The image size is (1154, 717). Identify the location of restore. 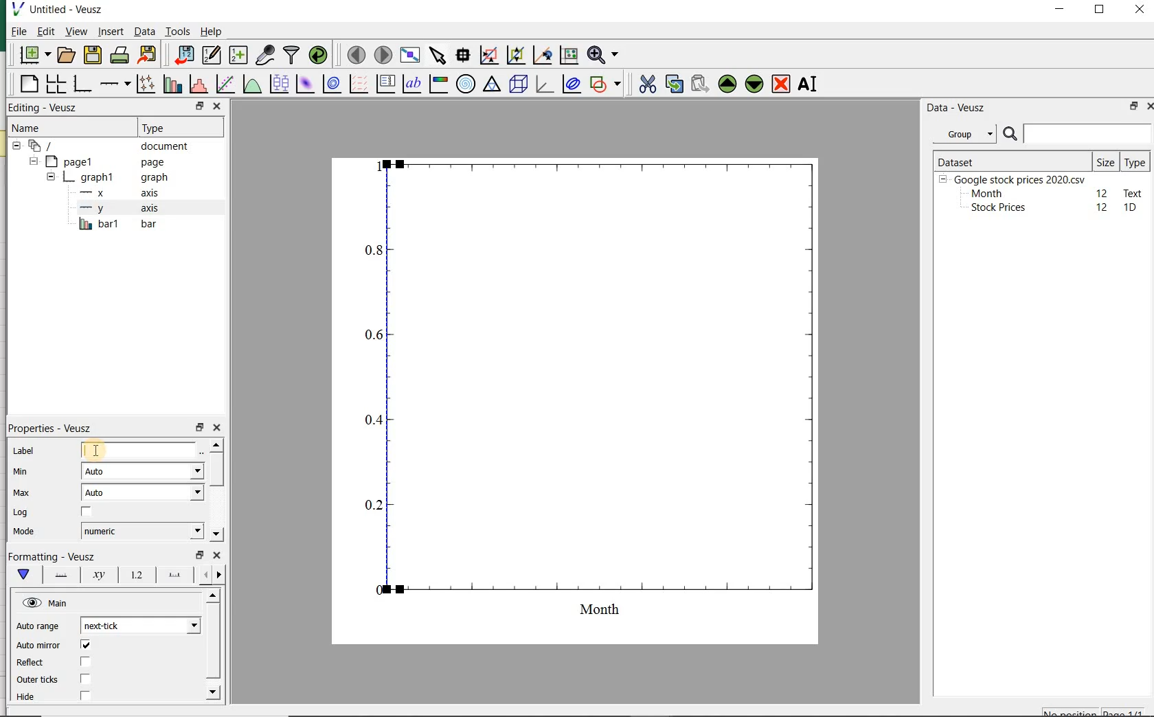
(201, 428).